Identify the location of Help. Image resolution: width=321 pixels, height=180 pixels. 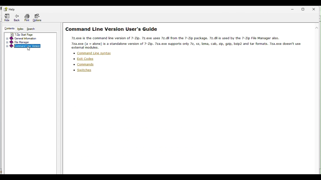
(11, 9).